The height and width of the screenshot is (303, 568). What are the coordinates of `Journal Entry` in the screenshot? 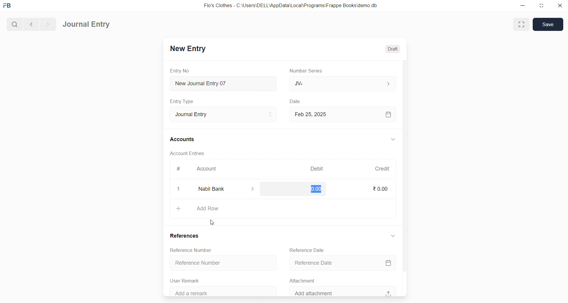 It's located at (221, 114).